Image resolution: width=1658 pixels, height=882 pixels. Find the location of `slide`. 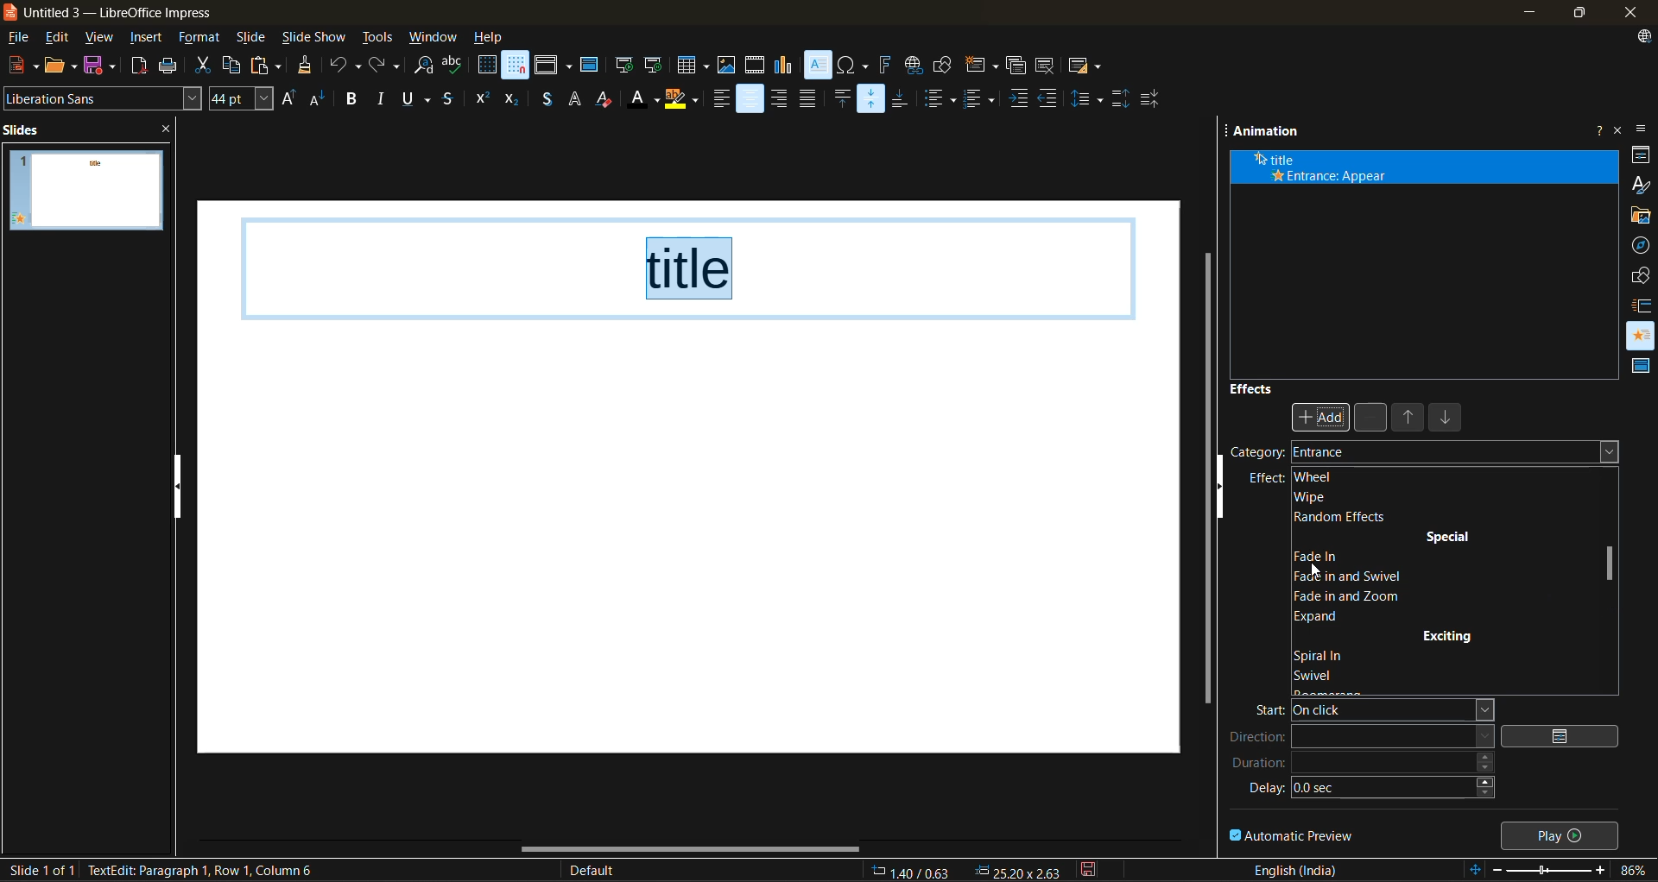

slide is located at coordinates (253, 40).